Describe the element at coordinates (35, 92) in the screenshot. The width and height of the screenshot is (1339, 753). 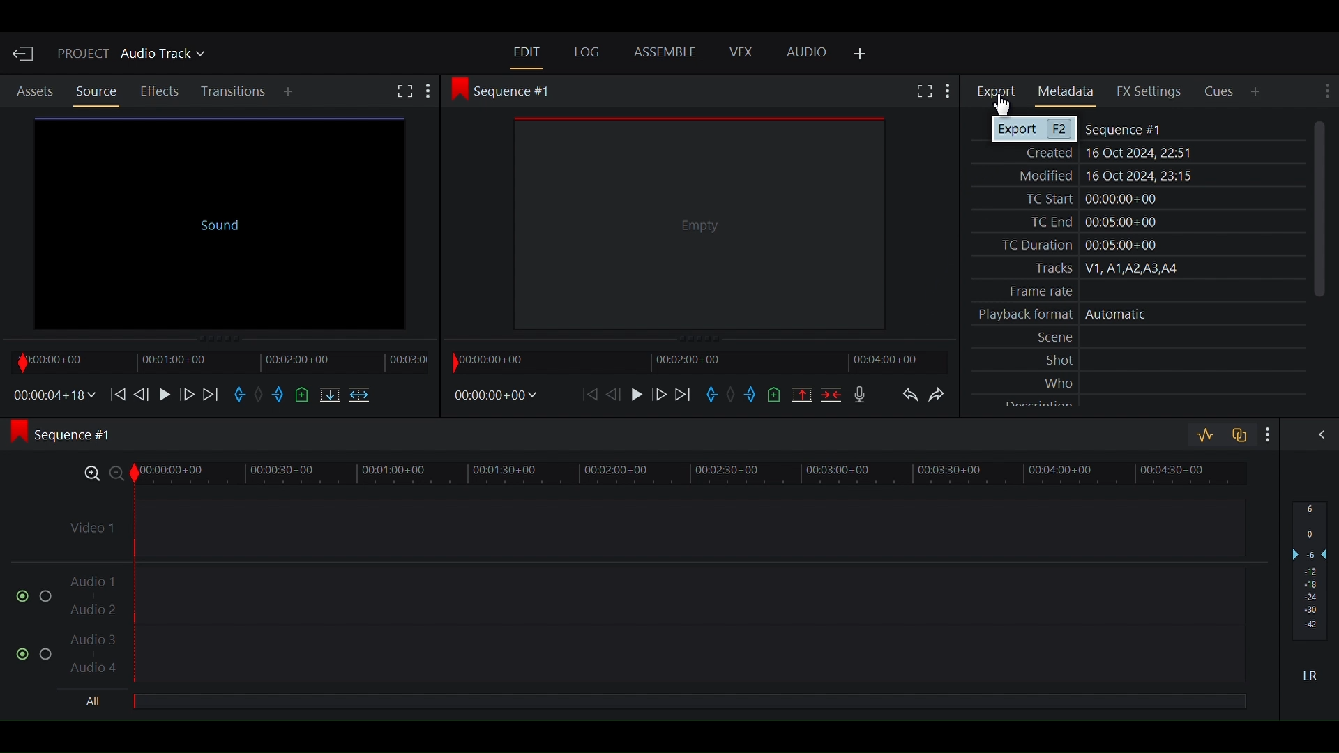
I see `Assets` at that location.